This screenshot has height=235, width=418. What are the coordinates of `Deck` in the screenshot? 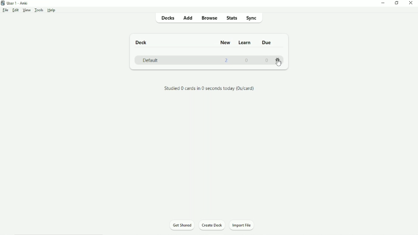 It's located at (141, 42).